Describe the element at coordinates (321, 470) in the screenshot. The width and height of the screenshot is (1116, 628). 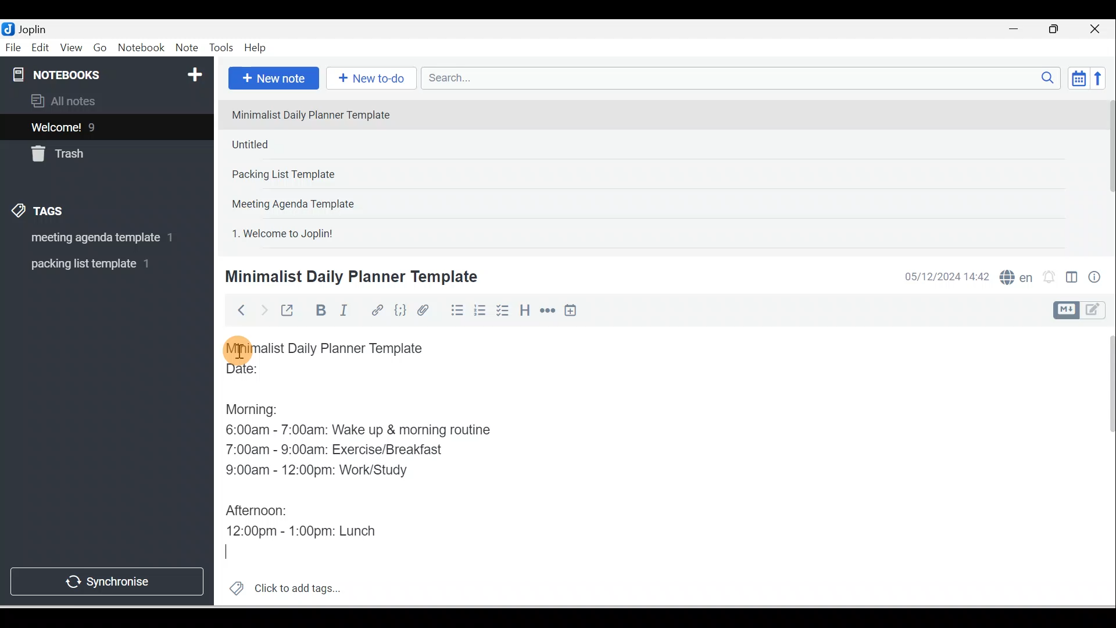
I see `9:00am - 12:00pm: Work/Study` at that location.